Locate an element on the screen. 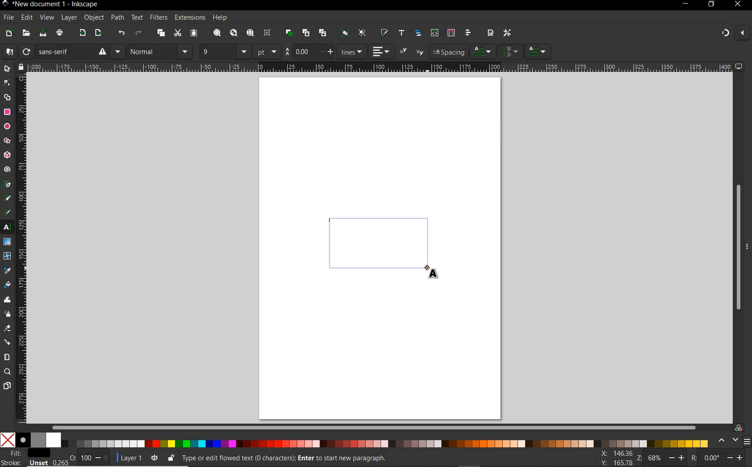 The height and width of the screenshot is (467, 752). color modes is located at coordinates (354, 440).